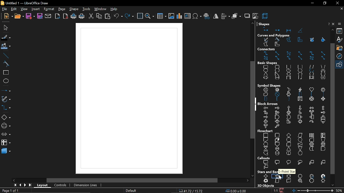  I want to click on line color, so click(5, 37).